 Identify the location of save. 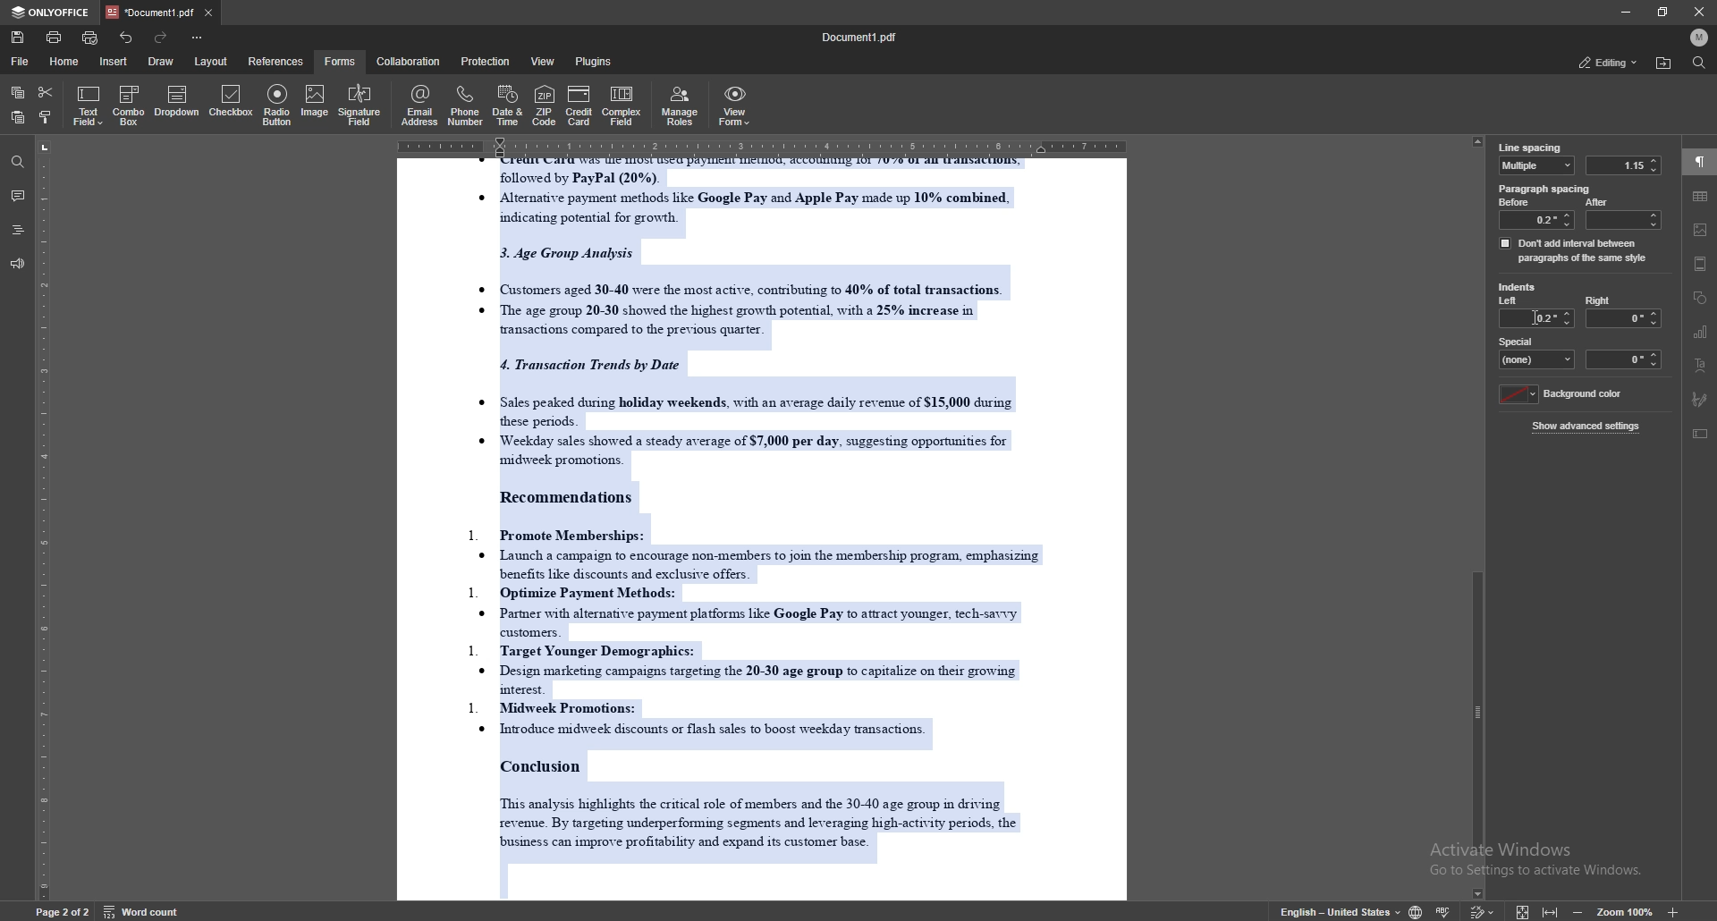
(18, 38).